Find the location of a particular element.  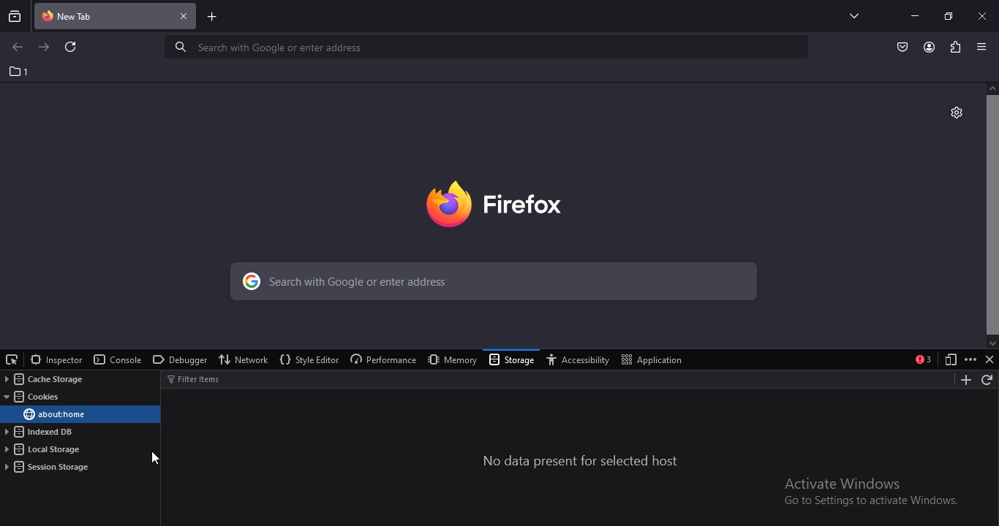

account is located at coordinates (930, 47).